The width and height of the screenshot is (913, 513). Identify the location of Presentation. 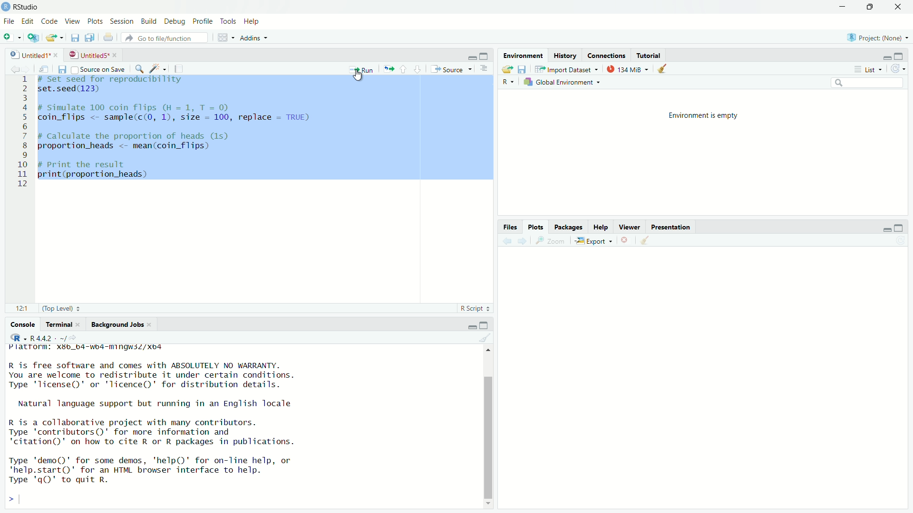
(672, 227).